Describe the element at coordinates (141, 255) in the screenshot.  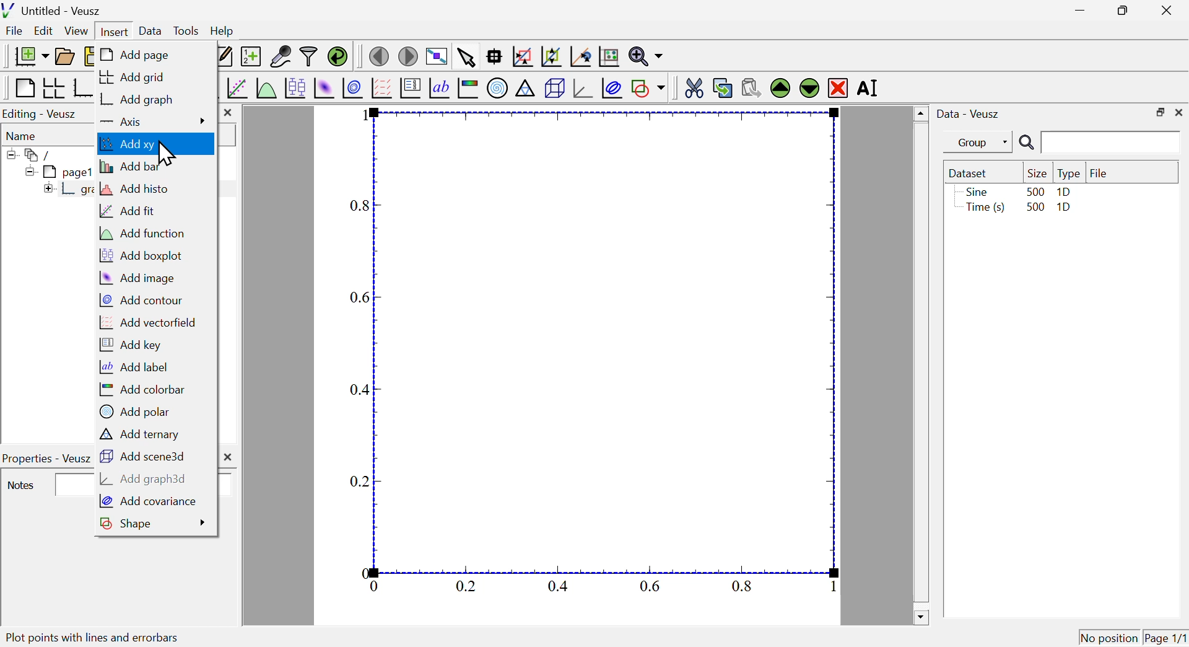
I see `add boxplot` at that location.